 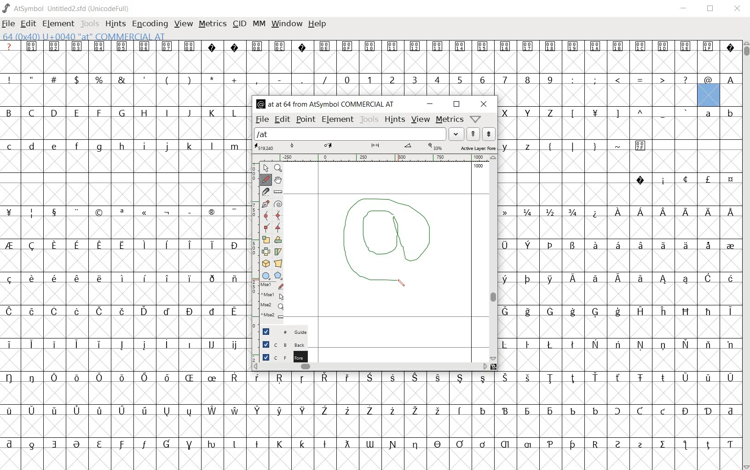 I want to click on SCROLLBAR, so click(x=745, y=256).